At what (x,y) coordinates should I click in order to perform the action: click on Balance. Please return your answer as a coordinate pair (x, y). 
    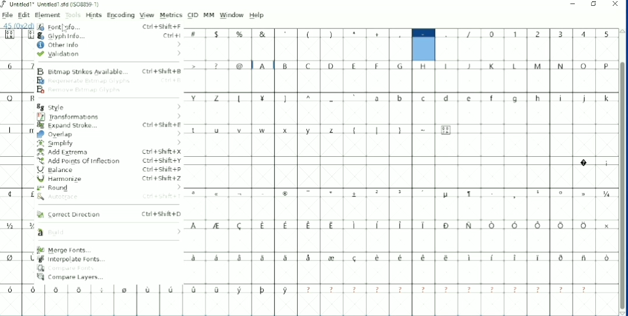
    Looking at the image, I should click on (109, 170).